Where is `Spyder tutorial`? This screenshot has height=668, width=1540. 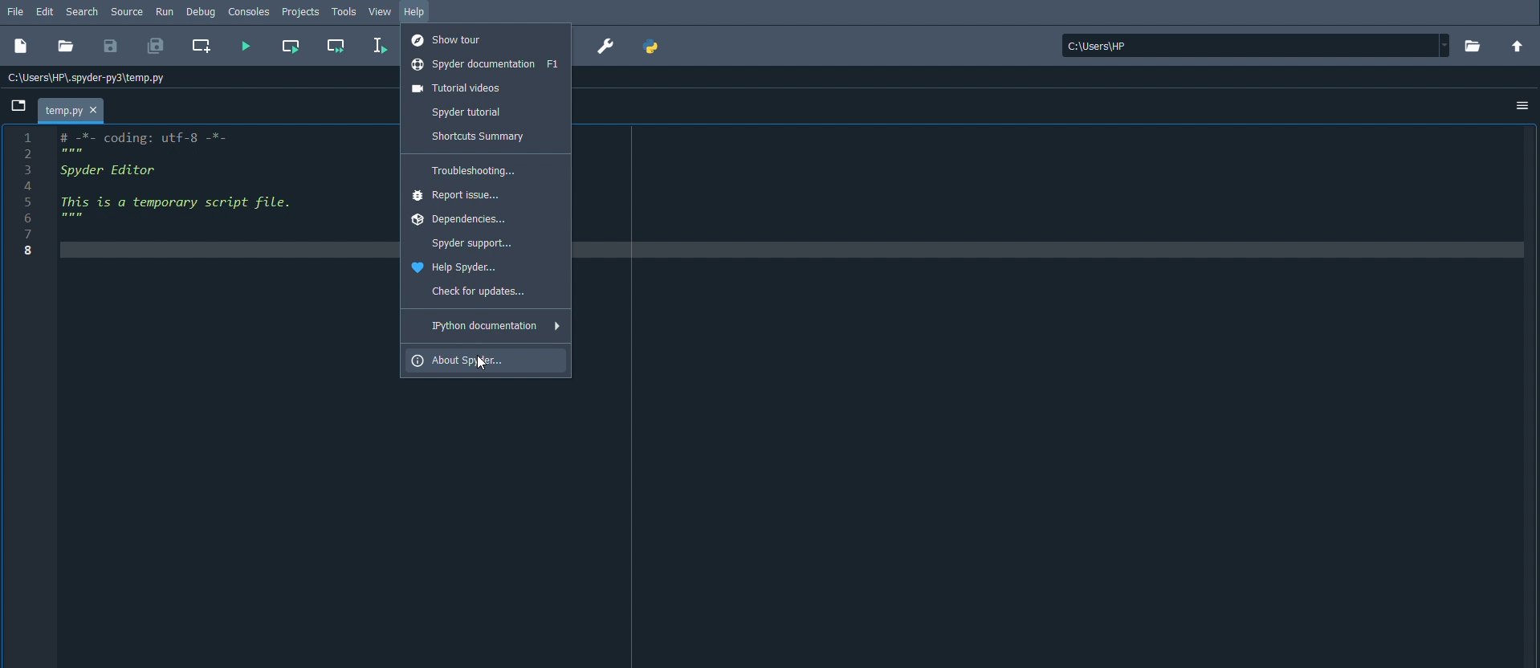 Spyder tutorial is located at coordinates (464, 112).